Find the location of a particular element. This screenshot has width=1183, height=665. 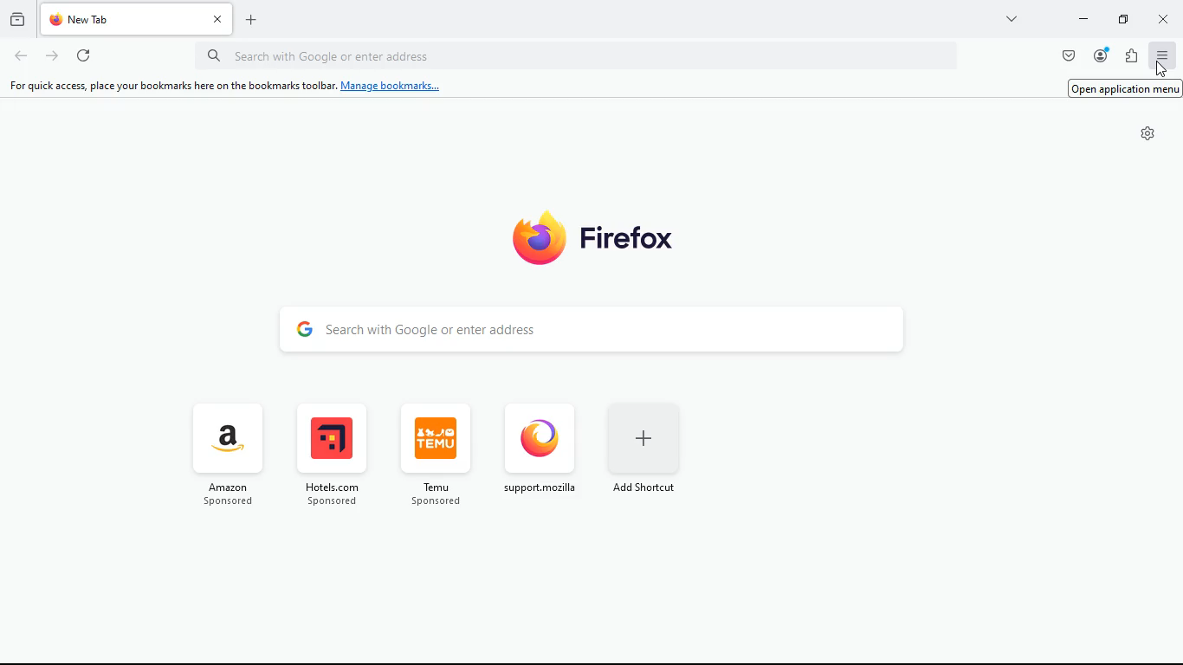

Search with Google or enter address is located at coordinates (574, 55).